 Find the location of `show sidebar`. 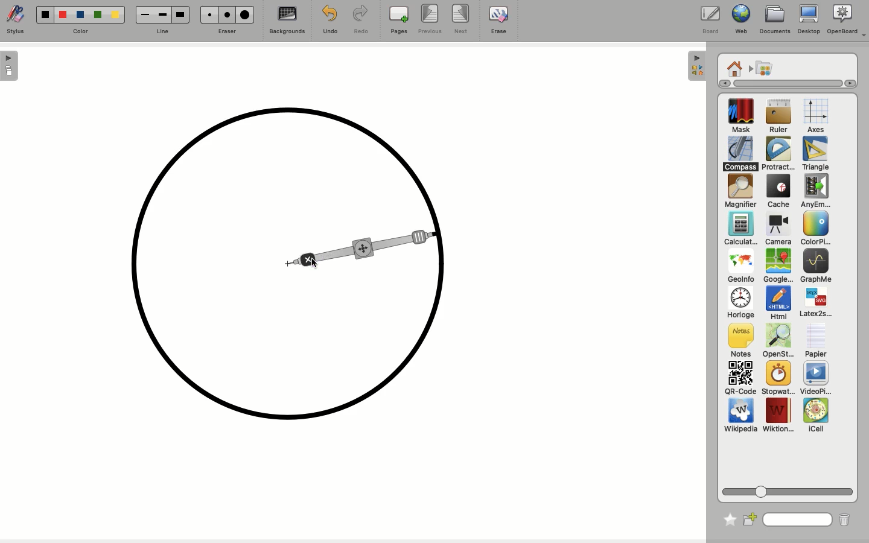

show sidebar is located at coordinates (10, 66).